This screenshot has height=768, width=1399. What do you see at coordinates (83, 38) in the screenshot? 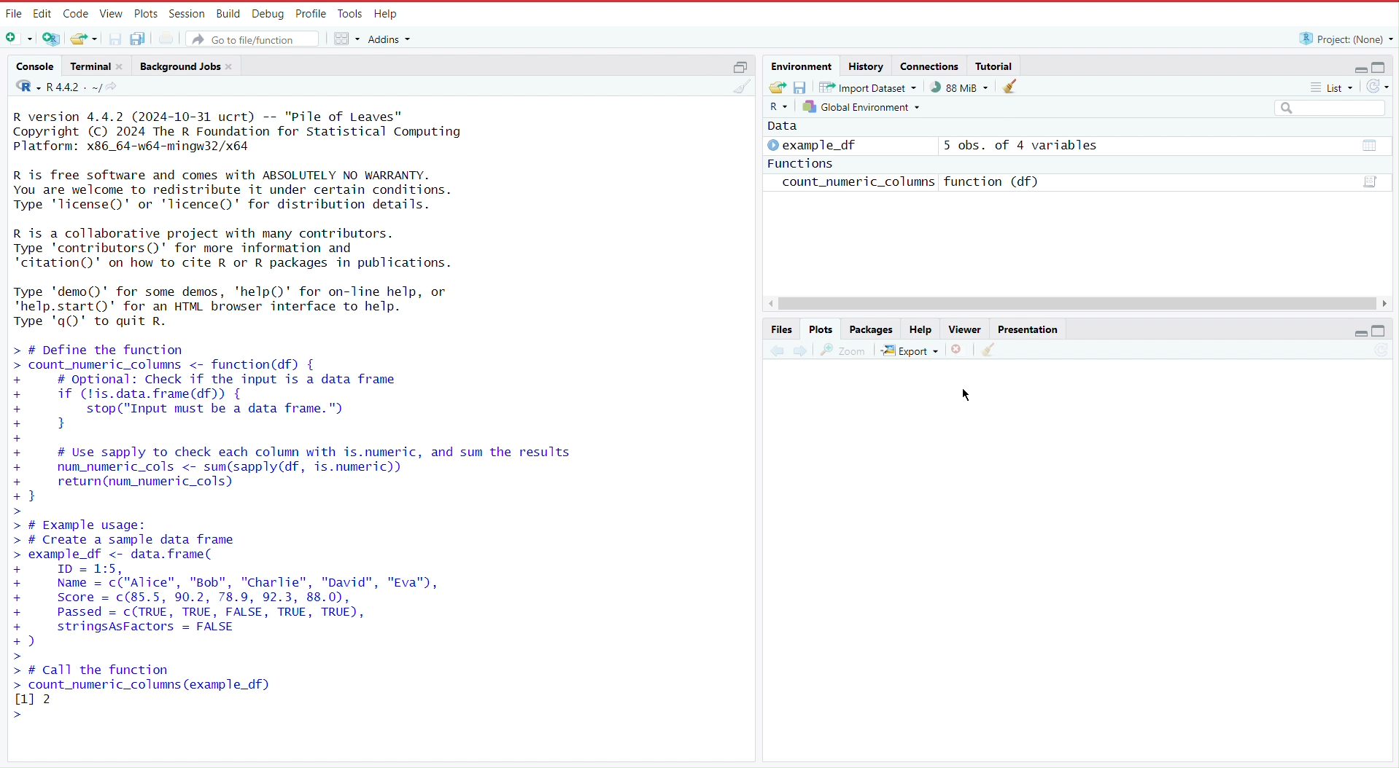
I see `Open an existing file (Ctrl + O)` at bounding box center [83, 38].